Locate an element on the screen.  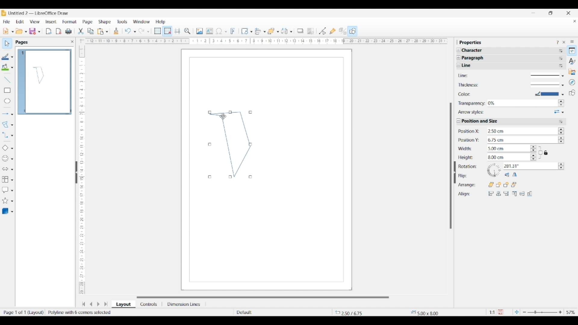
Selected new document is located at coordinates (6, 31).